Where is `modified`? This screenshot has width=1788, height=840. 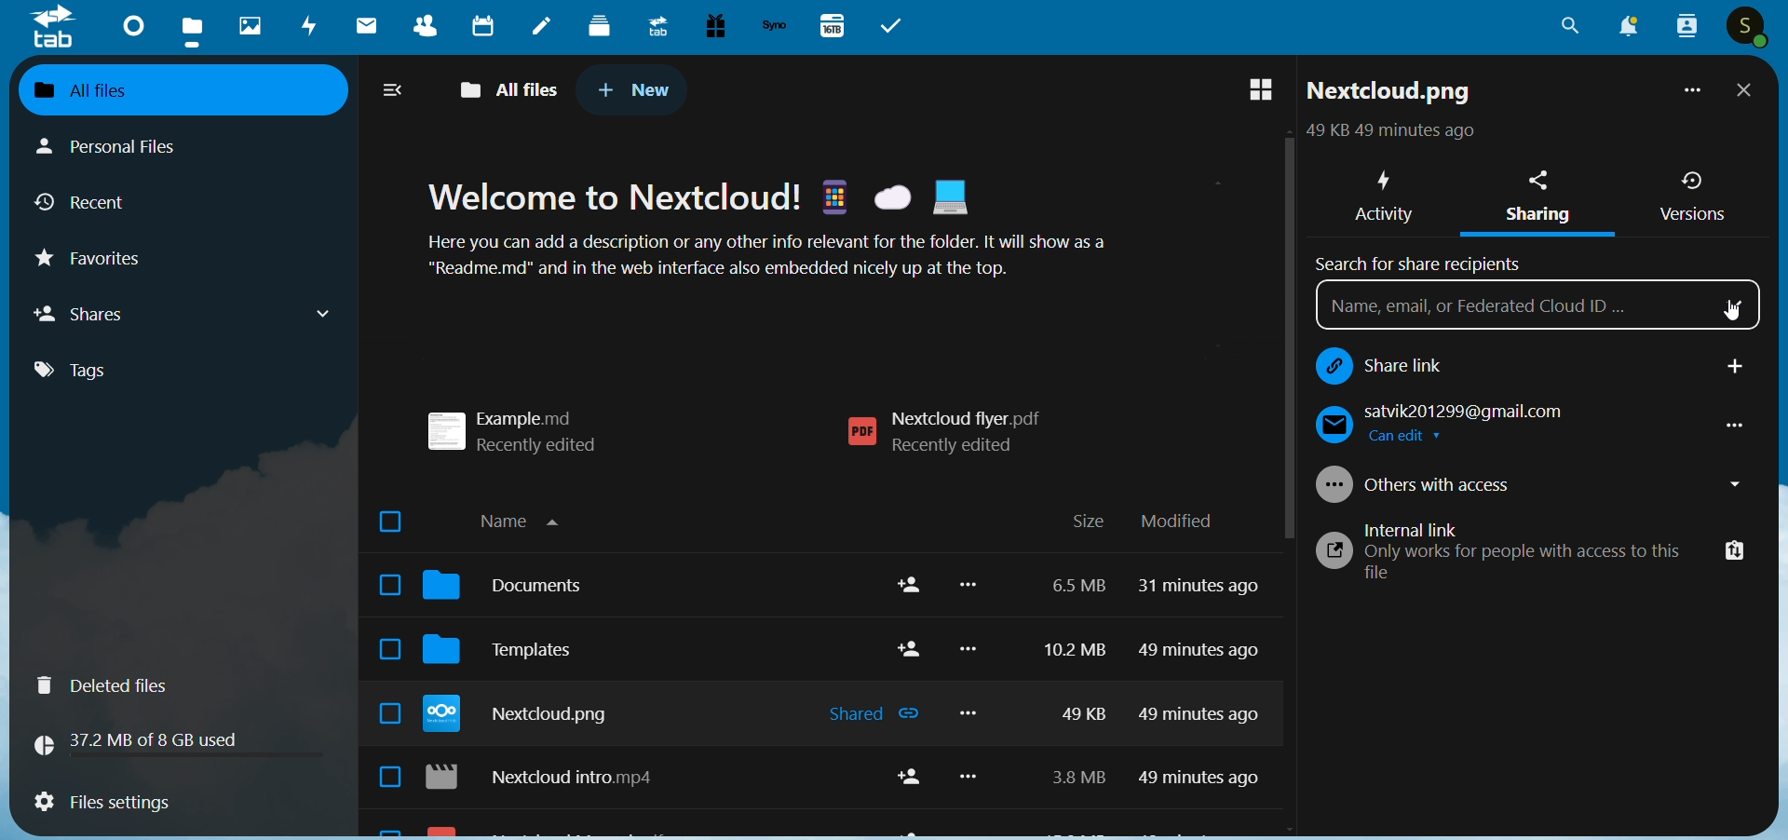 modified is located at coordinates (1177, 522).